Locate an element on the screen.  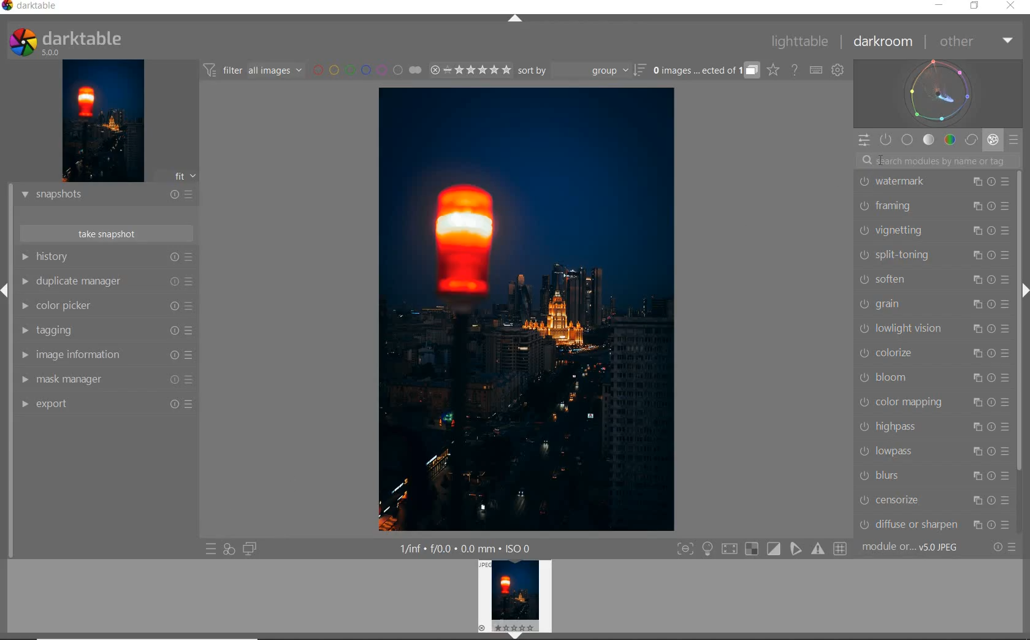
Preset and reset is located at coordinates (1018, 550).